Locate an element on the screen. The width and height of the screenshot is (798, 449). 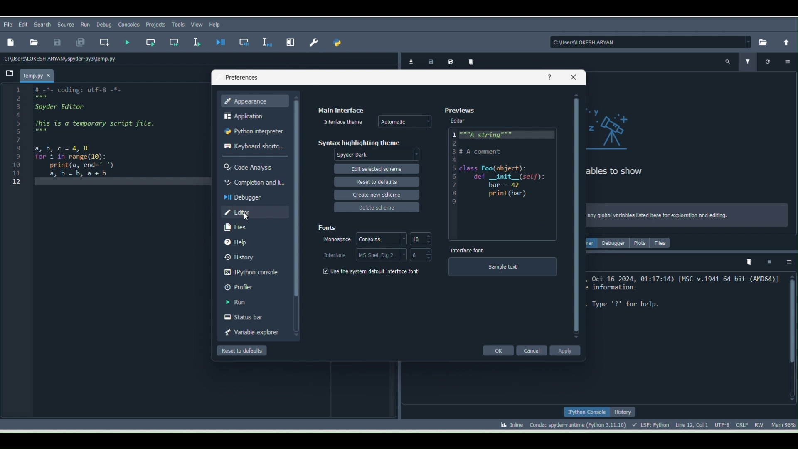
Debug file (Ctrl + F5) is located at coordinates (222, 42).